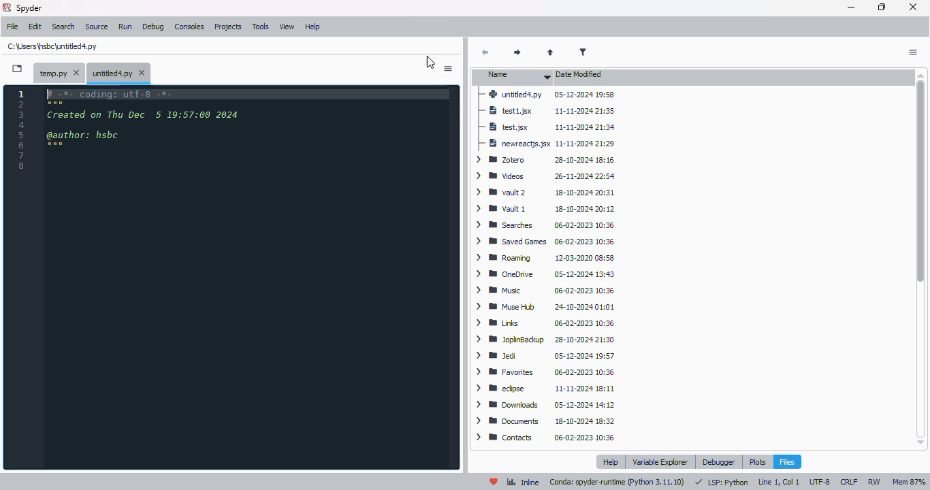  I want to click on CRLF, so click(850, 481).